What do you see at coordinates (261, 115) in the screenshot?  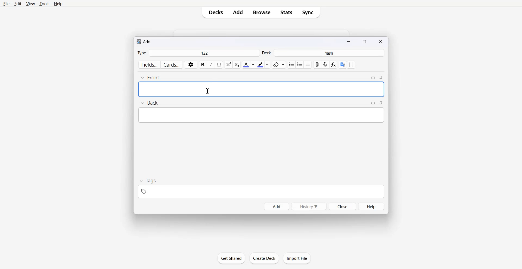 I see `typing space` at bounding box center [261, 115].